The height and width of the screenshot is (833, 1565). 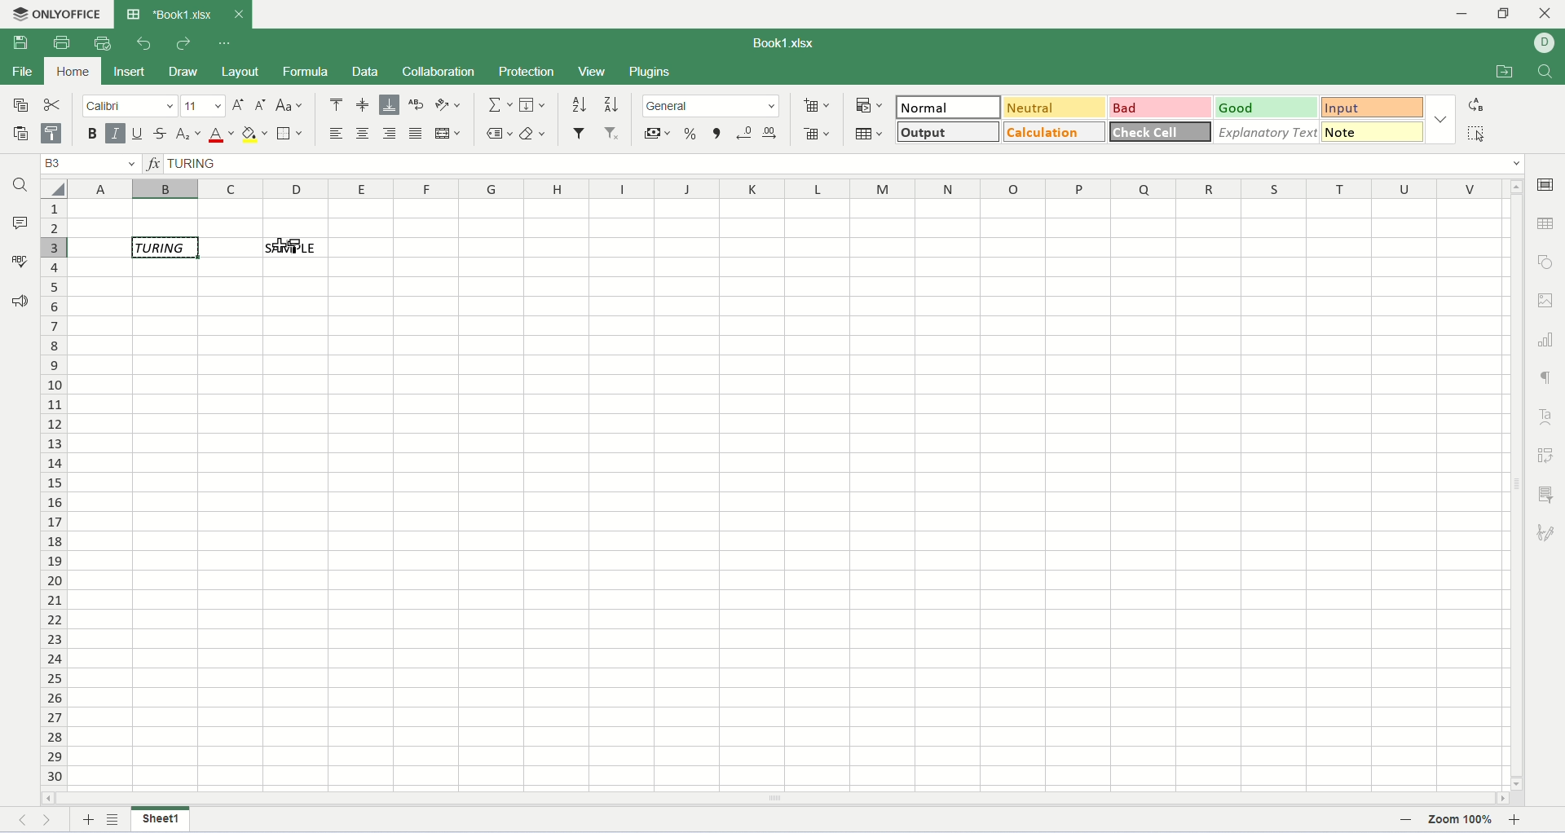 I want to click on previous, so click(x=29, y=822).